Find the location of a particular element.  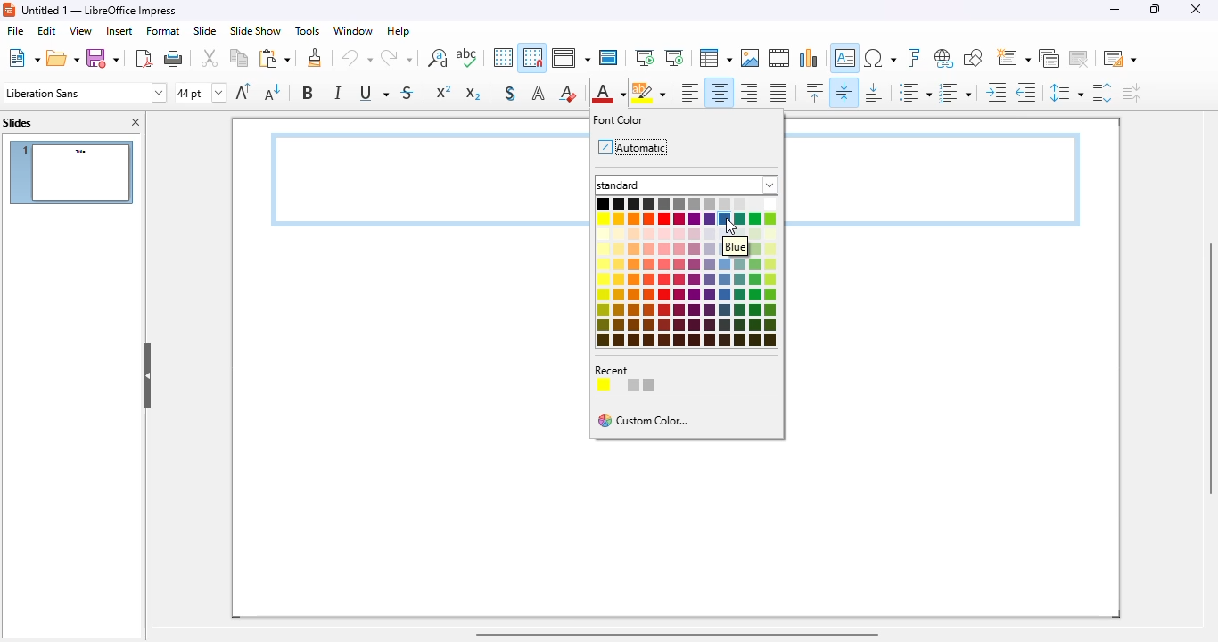

justified is located at coordinates (778, 93).